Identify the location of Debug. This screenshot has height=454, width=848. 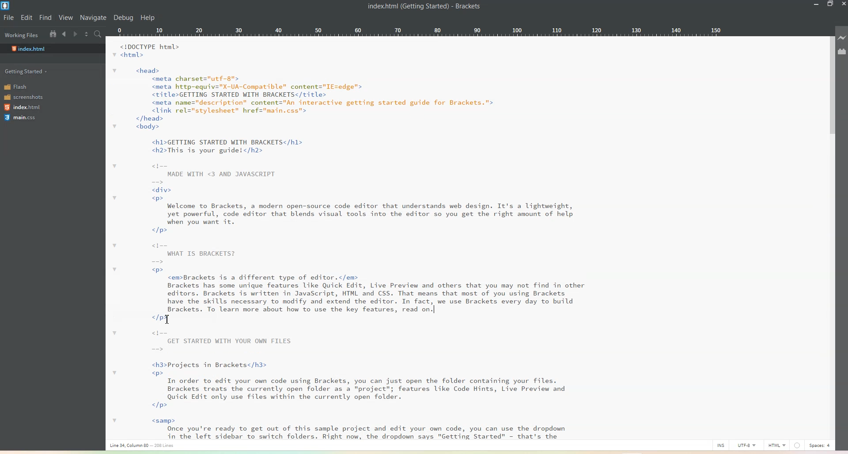
(123, 18).